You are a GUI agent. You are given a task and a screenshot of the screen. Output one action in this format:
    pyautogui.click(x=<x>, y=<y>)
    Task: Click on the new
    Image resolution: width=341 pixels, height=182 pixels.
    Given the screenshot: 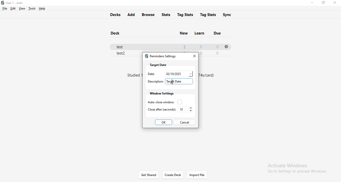 What is the action you would take?
    pyautogui.click(x=183, y=33)
    